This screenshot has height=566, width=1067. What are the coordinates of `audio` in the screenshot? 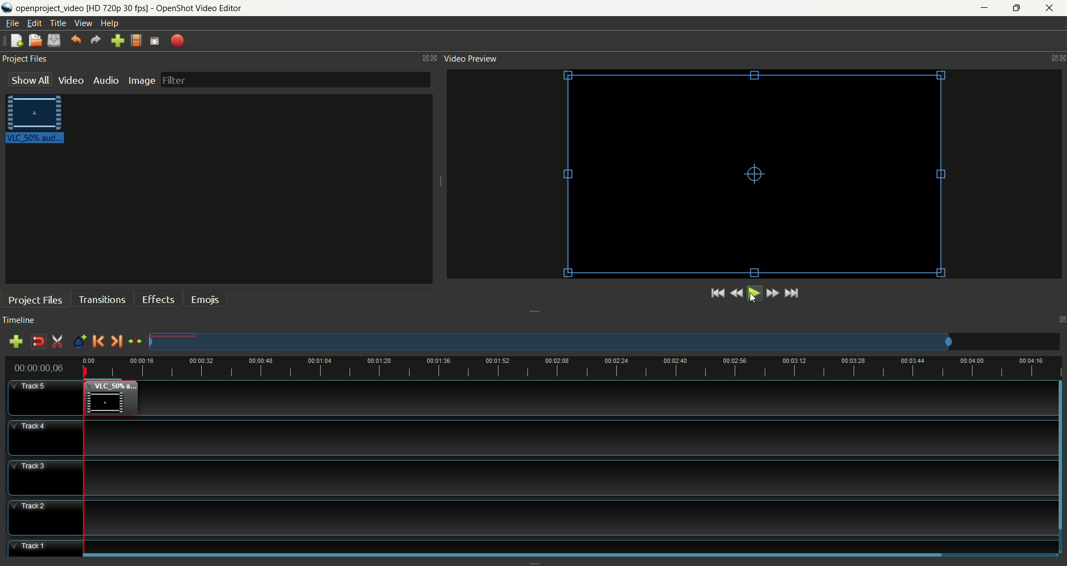 It's located at (106, 79).